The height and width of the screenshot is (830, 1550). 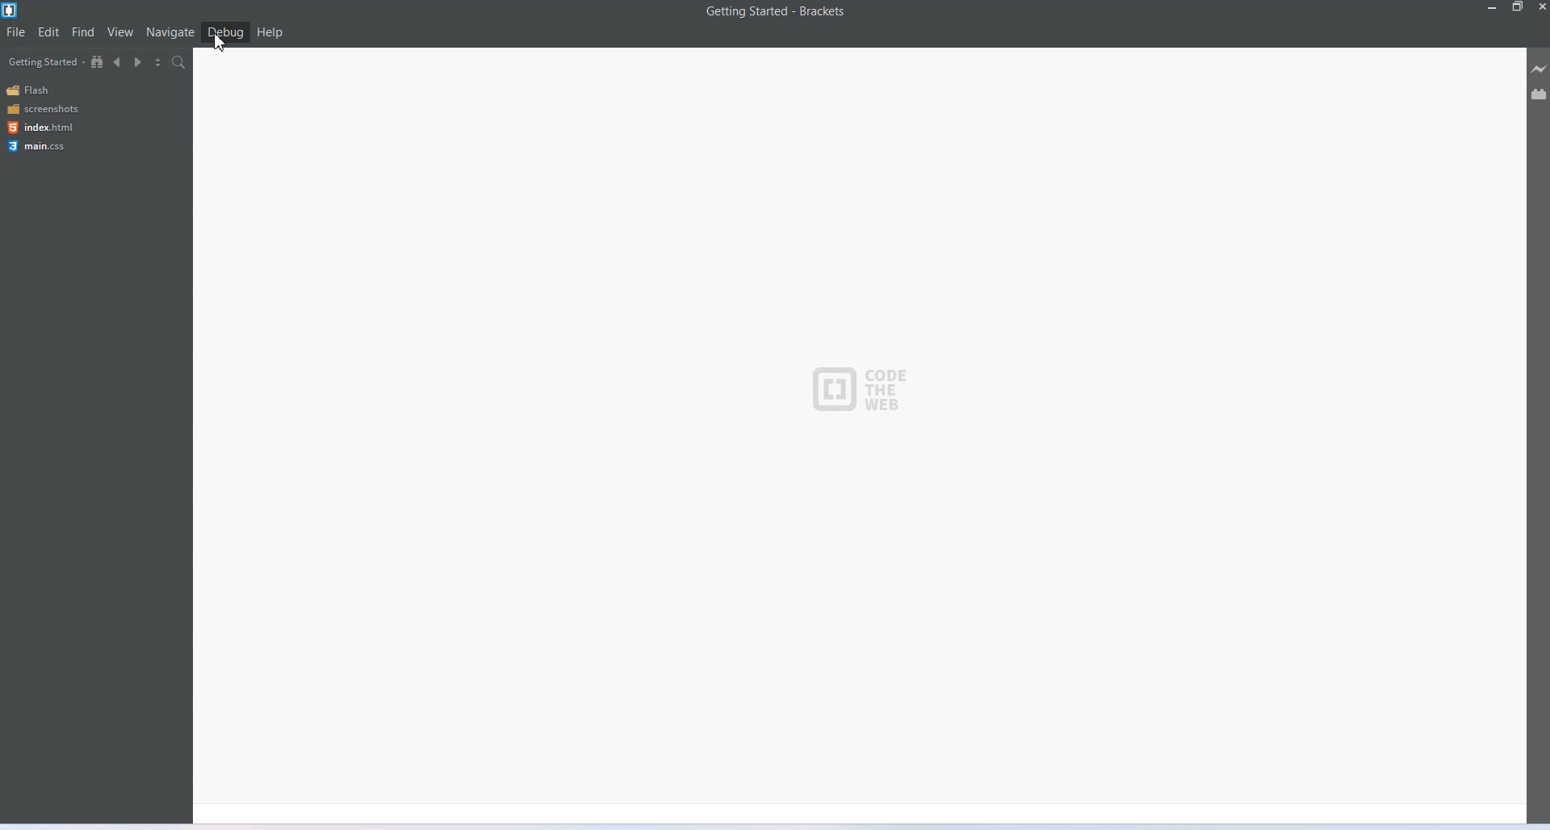 What do you see at coordinates (39, 128) in the screenshot?
I see `Index` at bounding box center [39, 128].